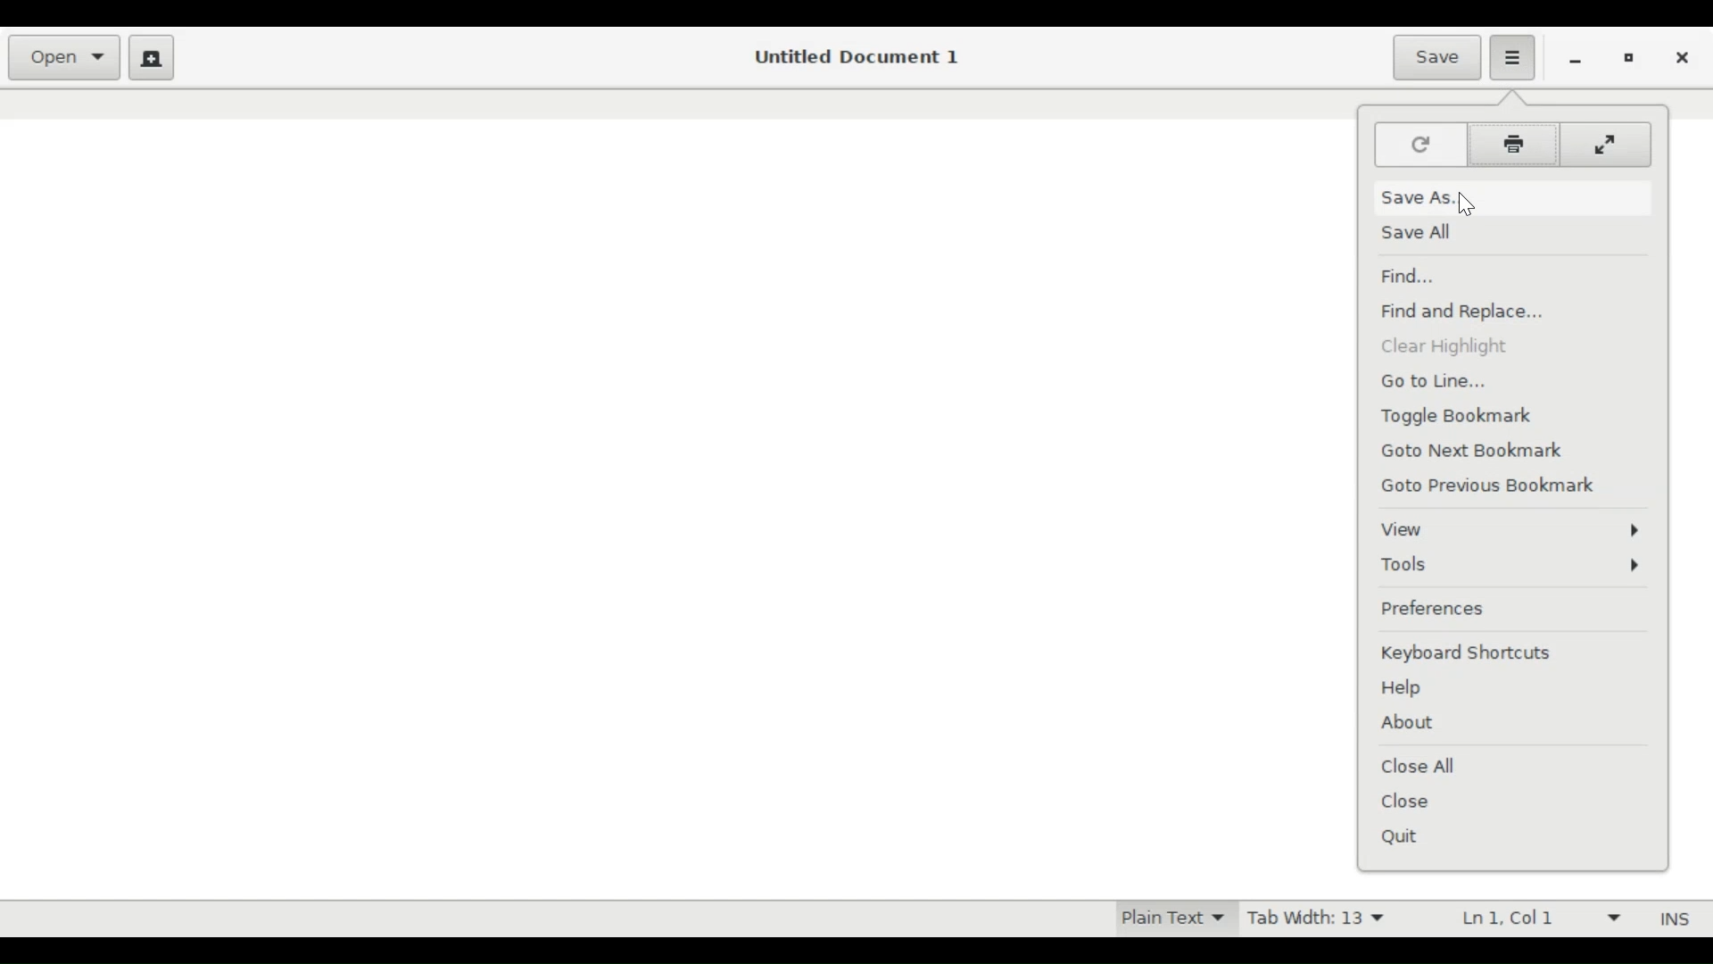 The image size is (1713, 964). What do you see at coordinates (1315, 920) in the screenshot?
I see `Tab Width: 13` at bounding box center [1315, 920].